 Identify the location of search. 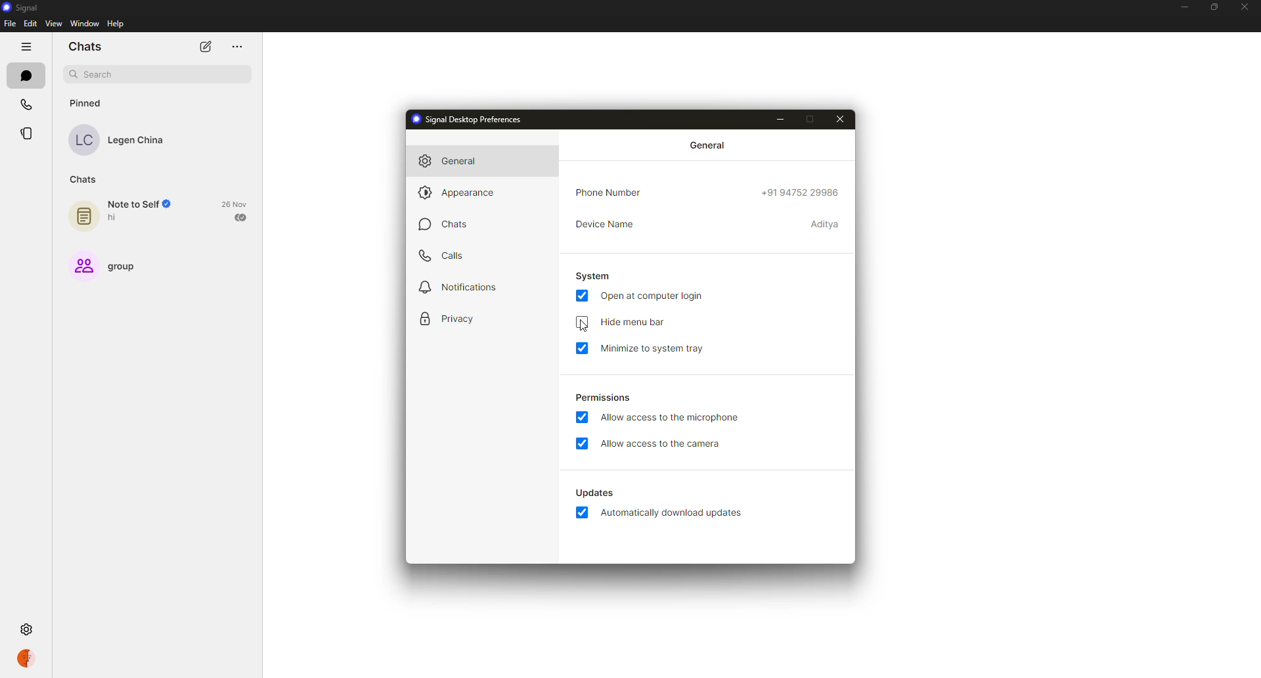
(156, 73).